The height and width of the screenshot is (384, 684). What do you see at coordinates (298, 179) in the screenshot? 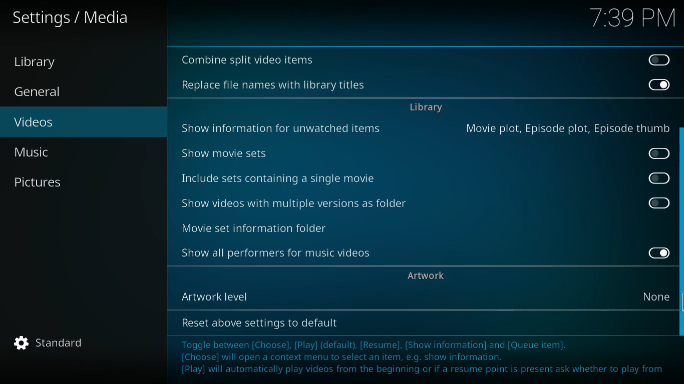
I see `include sets` at bounding box center [298, 179].